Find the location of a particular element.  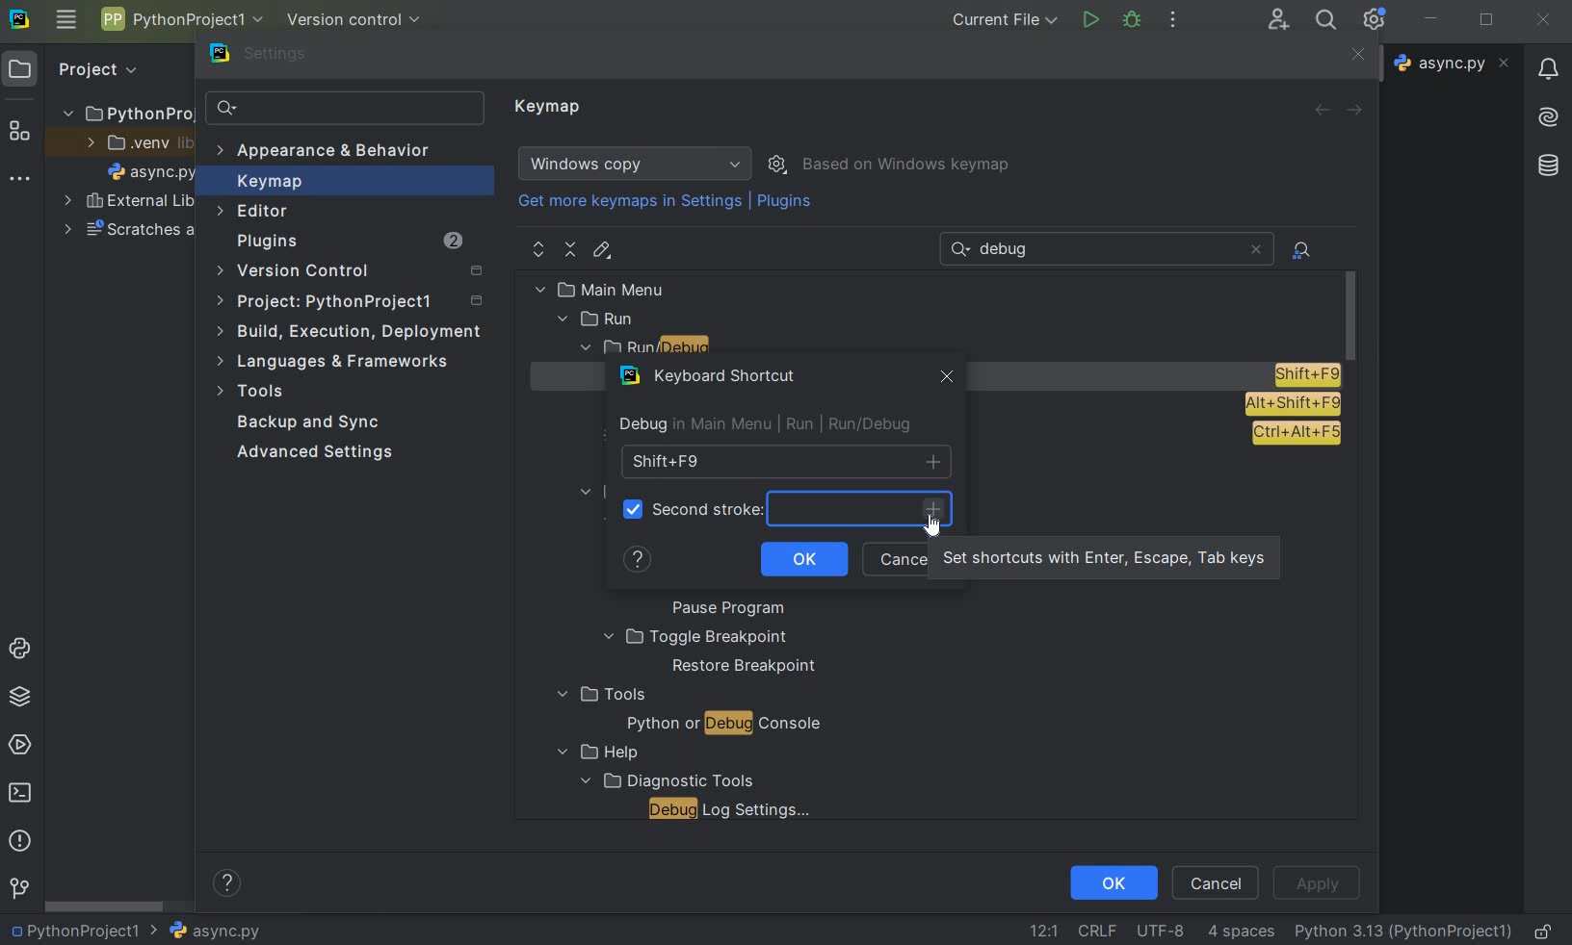

build, execution, deployment is located at coordinates (351, 331).